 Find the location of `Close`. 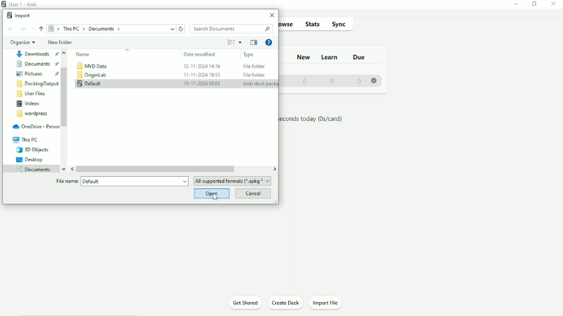

Close is located at coordinates (272, 15).